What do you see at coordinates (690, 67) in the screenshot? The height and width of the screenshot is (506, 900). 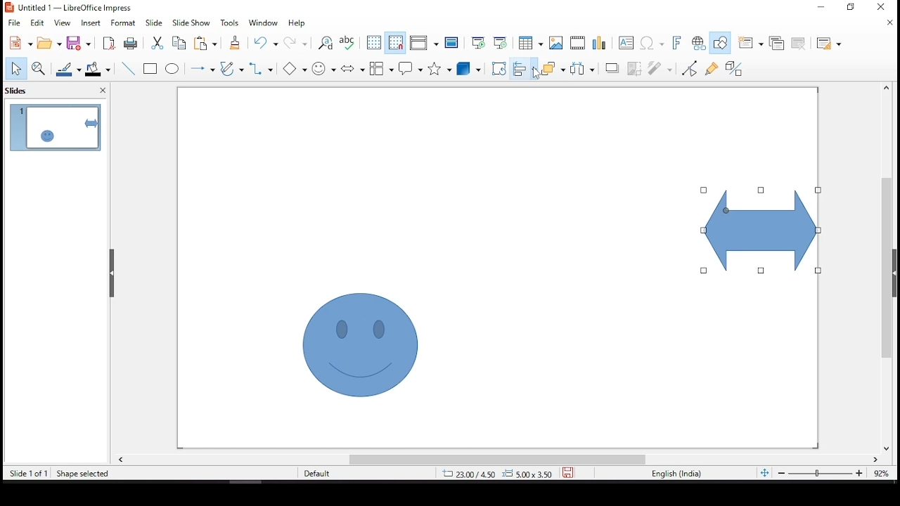 I see `toggle point edit mode` at bounding box center [690, 67].